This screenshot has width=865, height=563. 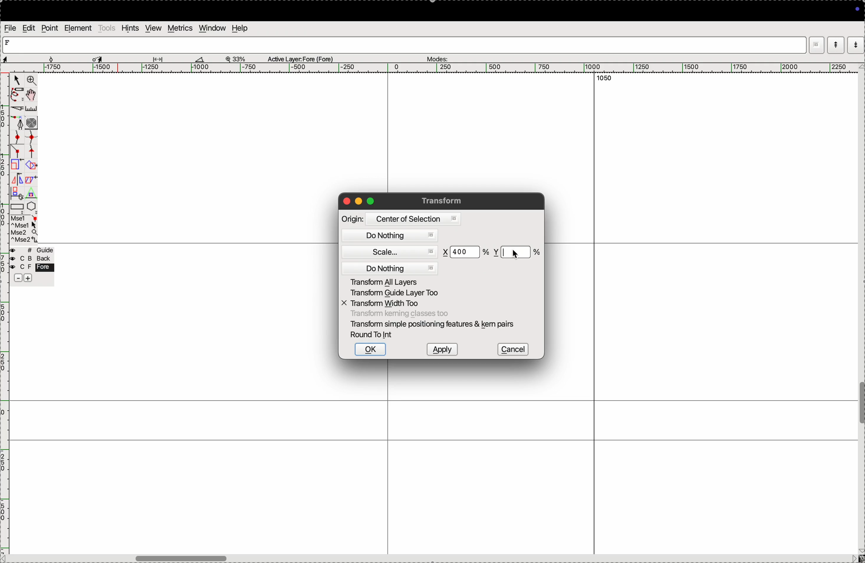 What do you see at coordinates (49, 29) in the screenshot?
I see `point` at bounding box center [49, 29].